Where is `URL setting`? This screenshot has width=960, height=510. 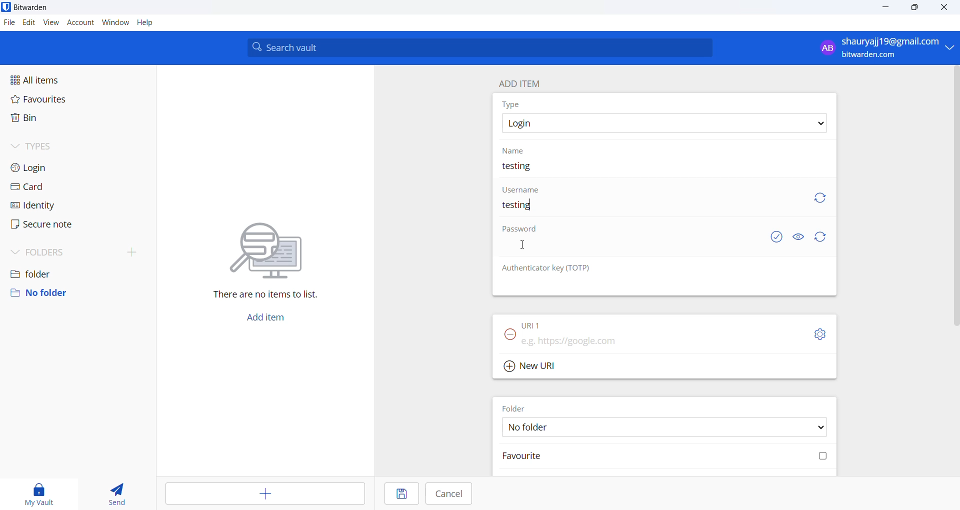
URL setting is located at coordinates (815, 333).